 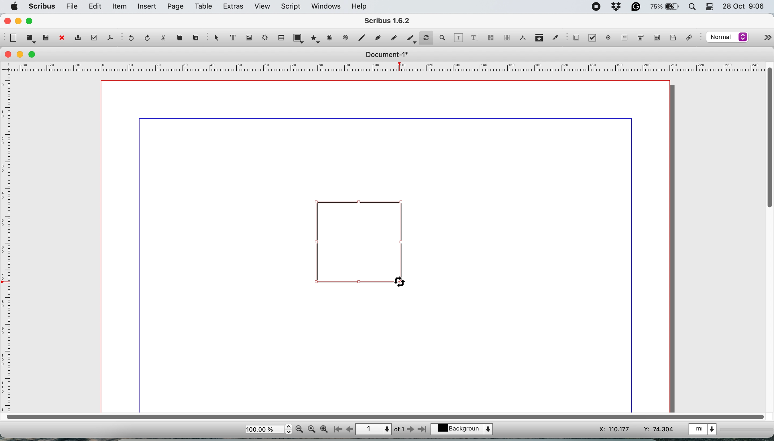 I want to click on spiral, so click(x=363, y=38).